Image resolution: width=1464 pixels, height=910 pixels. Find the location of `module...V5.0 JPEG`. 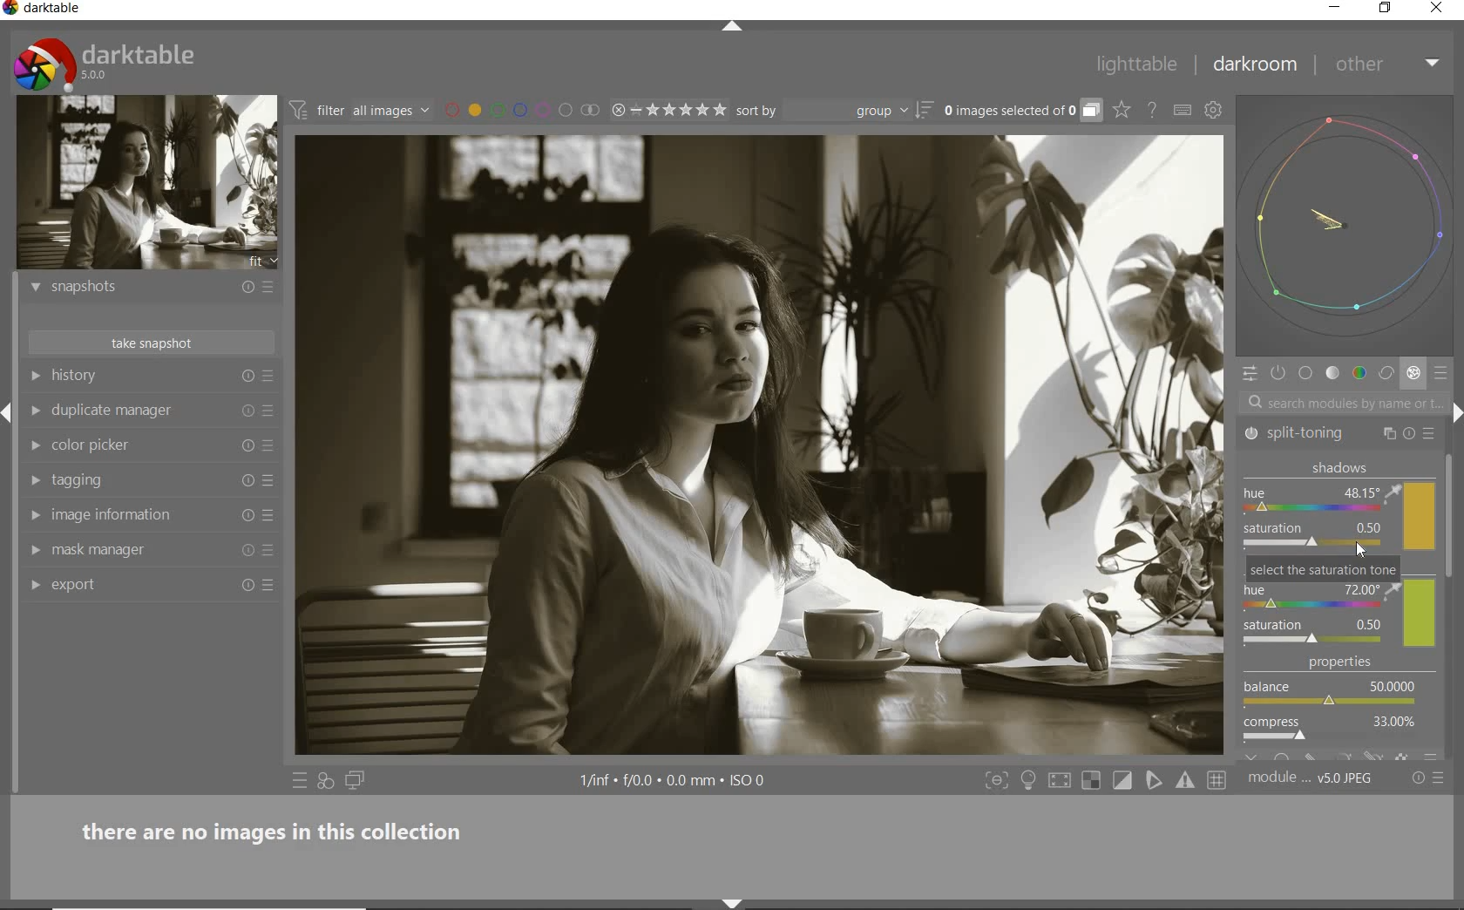

module...V5.0 JPEG is located at coordinates (1311, 778).